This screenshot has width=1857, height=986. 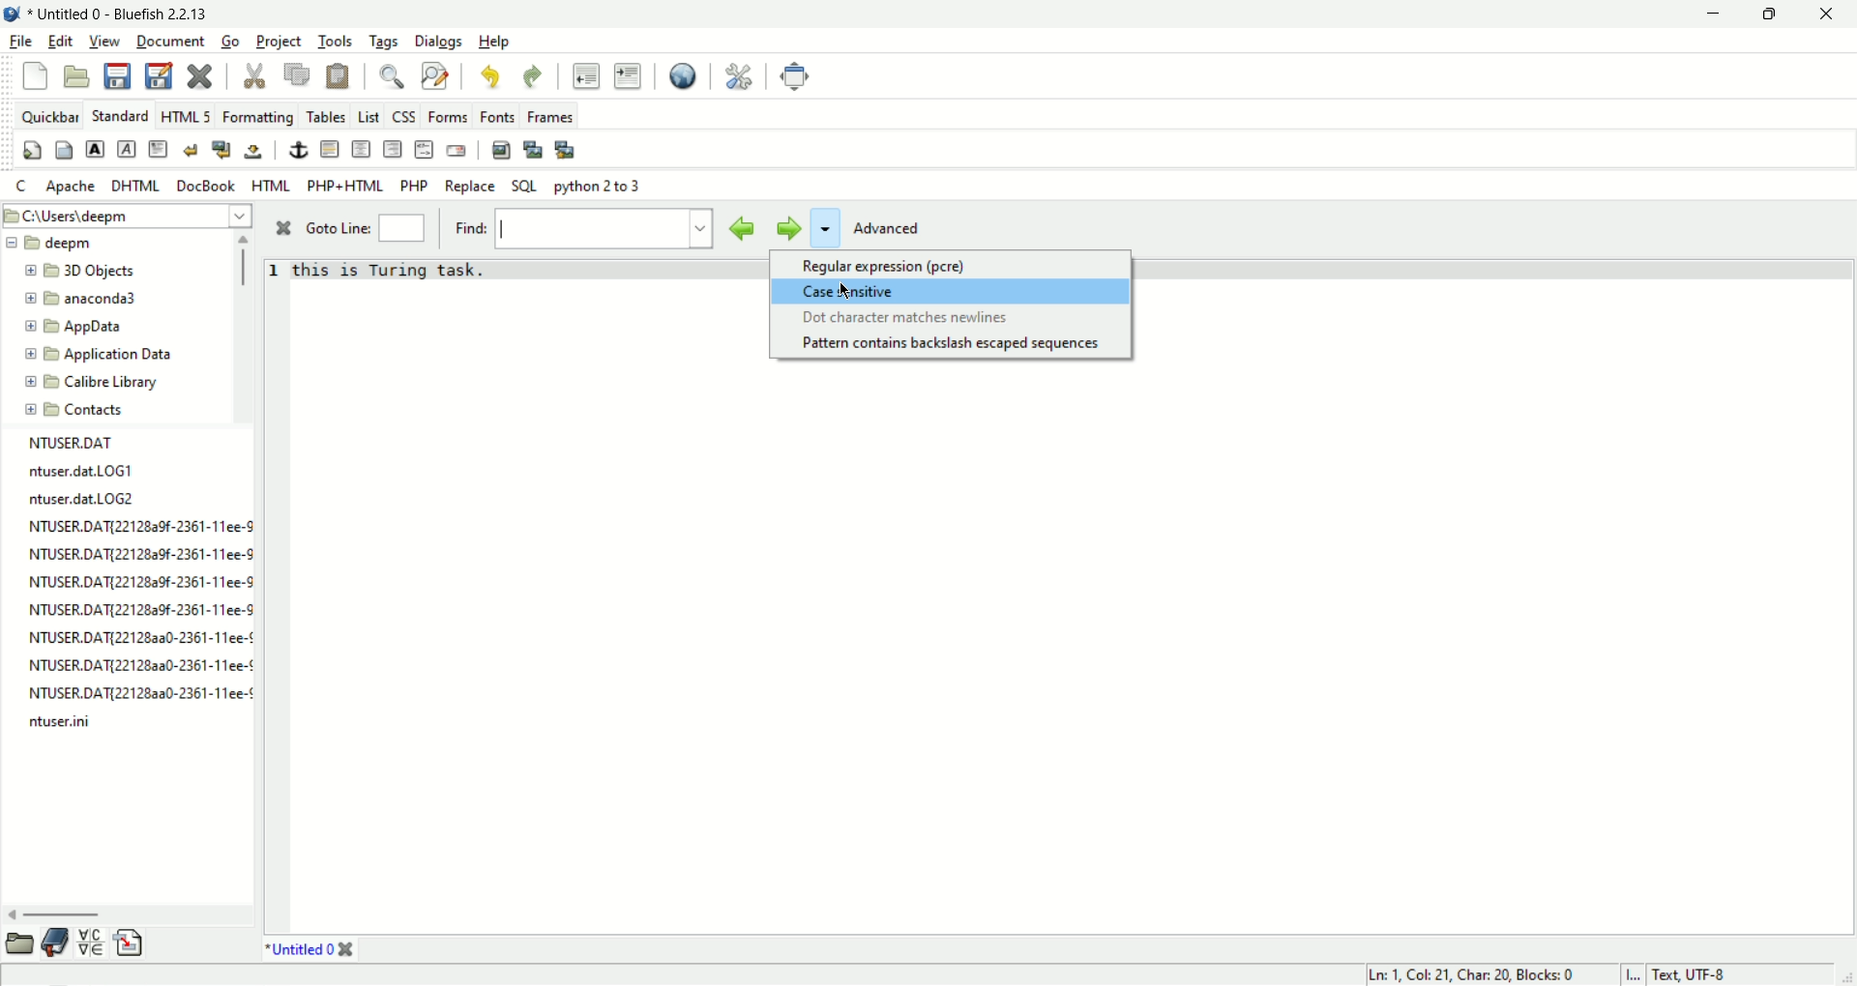 I want to click on find previous, so click(x=743, y=229).